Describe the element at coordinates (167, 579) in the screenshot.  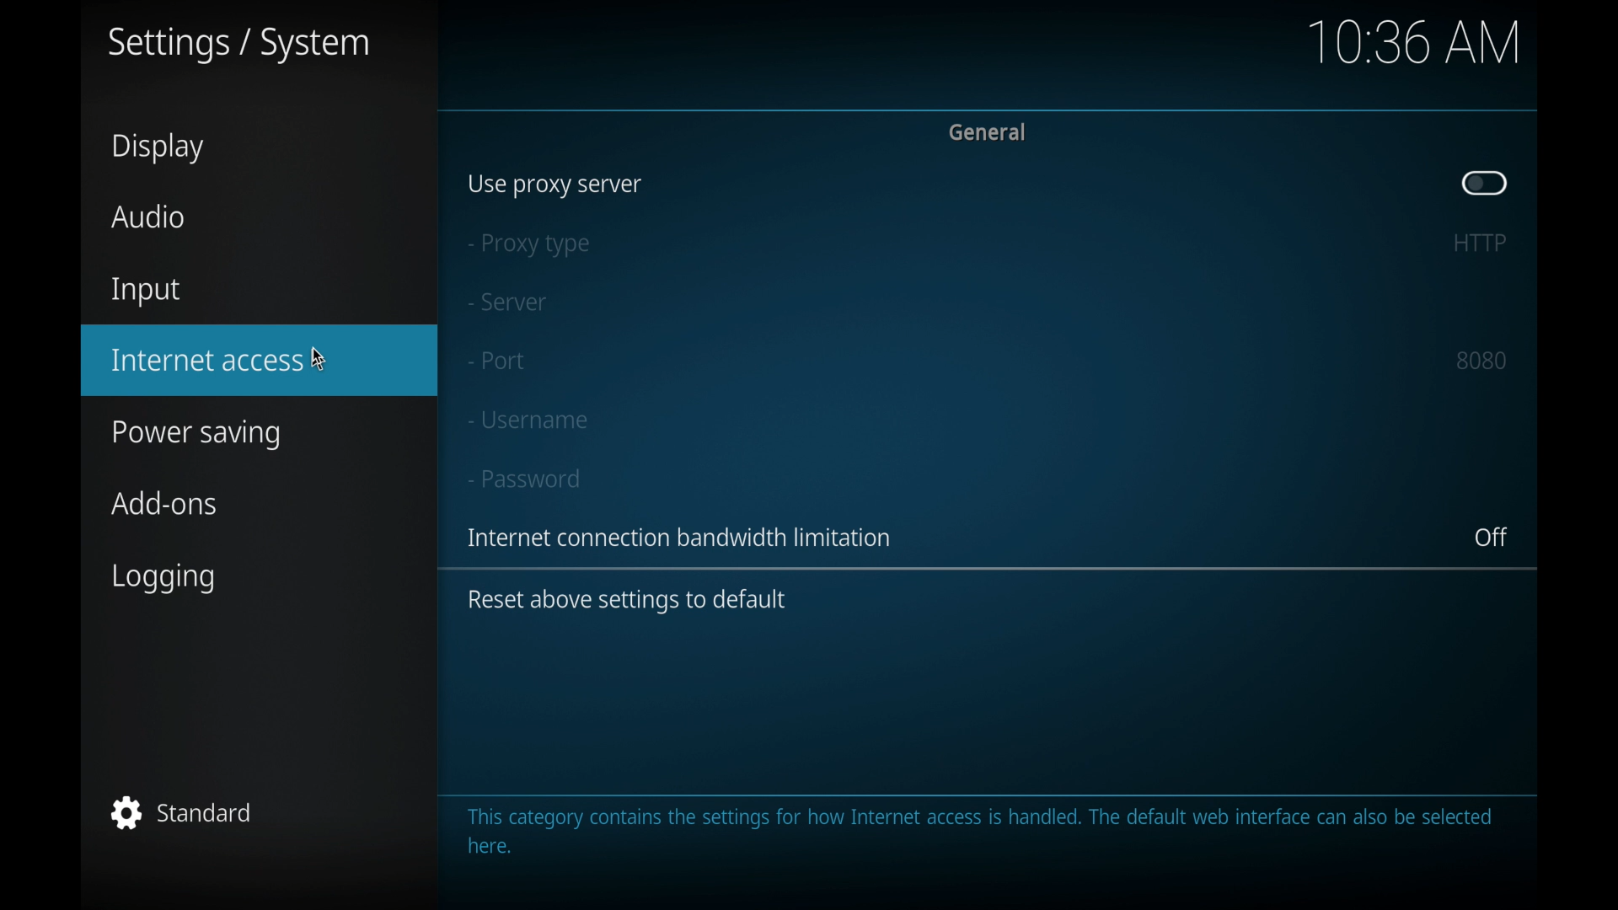
I see `logging` at that location.